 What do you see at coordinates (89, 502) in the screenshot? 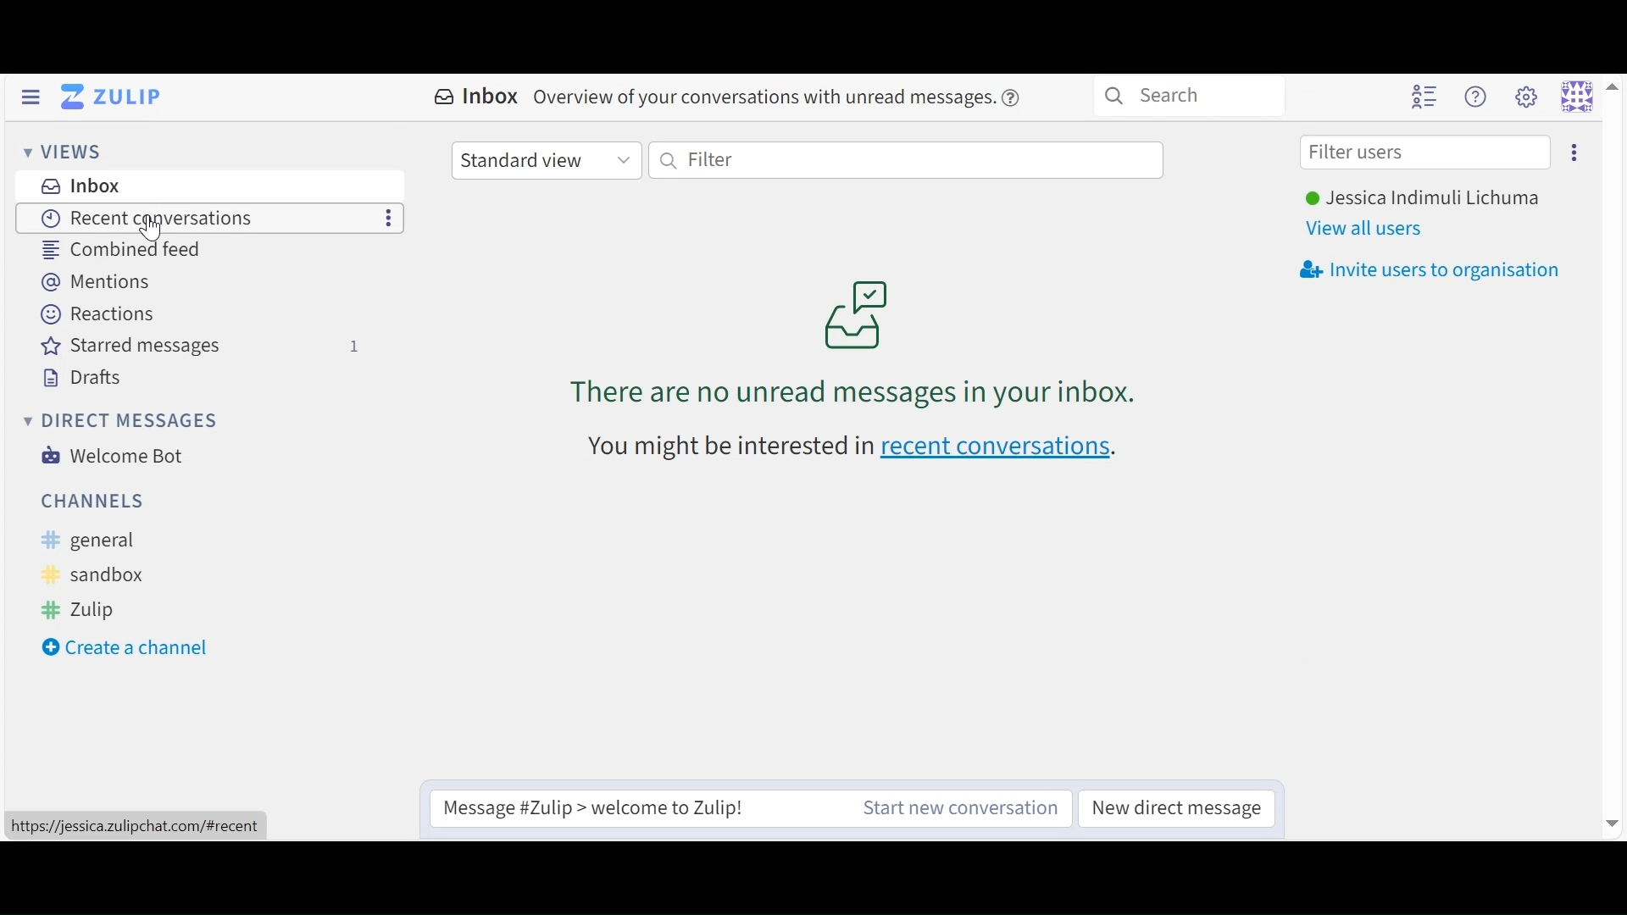
I see `Channels` at bounding box center [89, 502].